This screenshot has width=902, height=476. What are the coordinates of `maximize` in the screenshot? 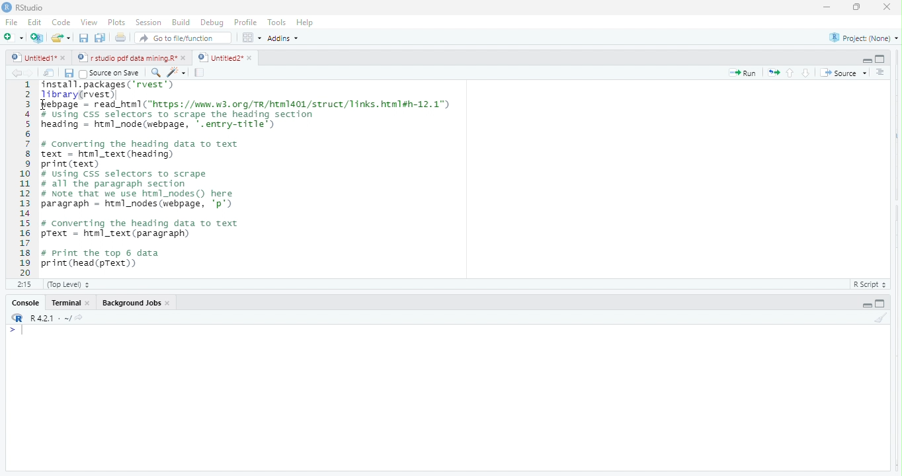 It's located at (825, 9).